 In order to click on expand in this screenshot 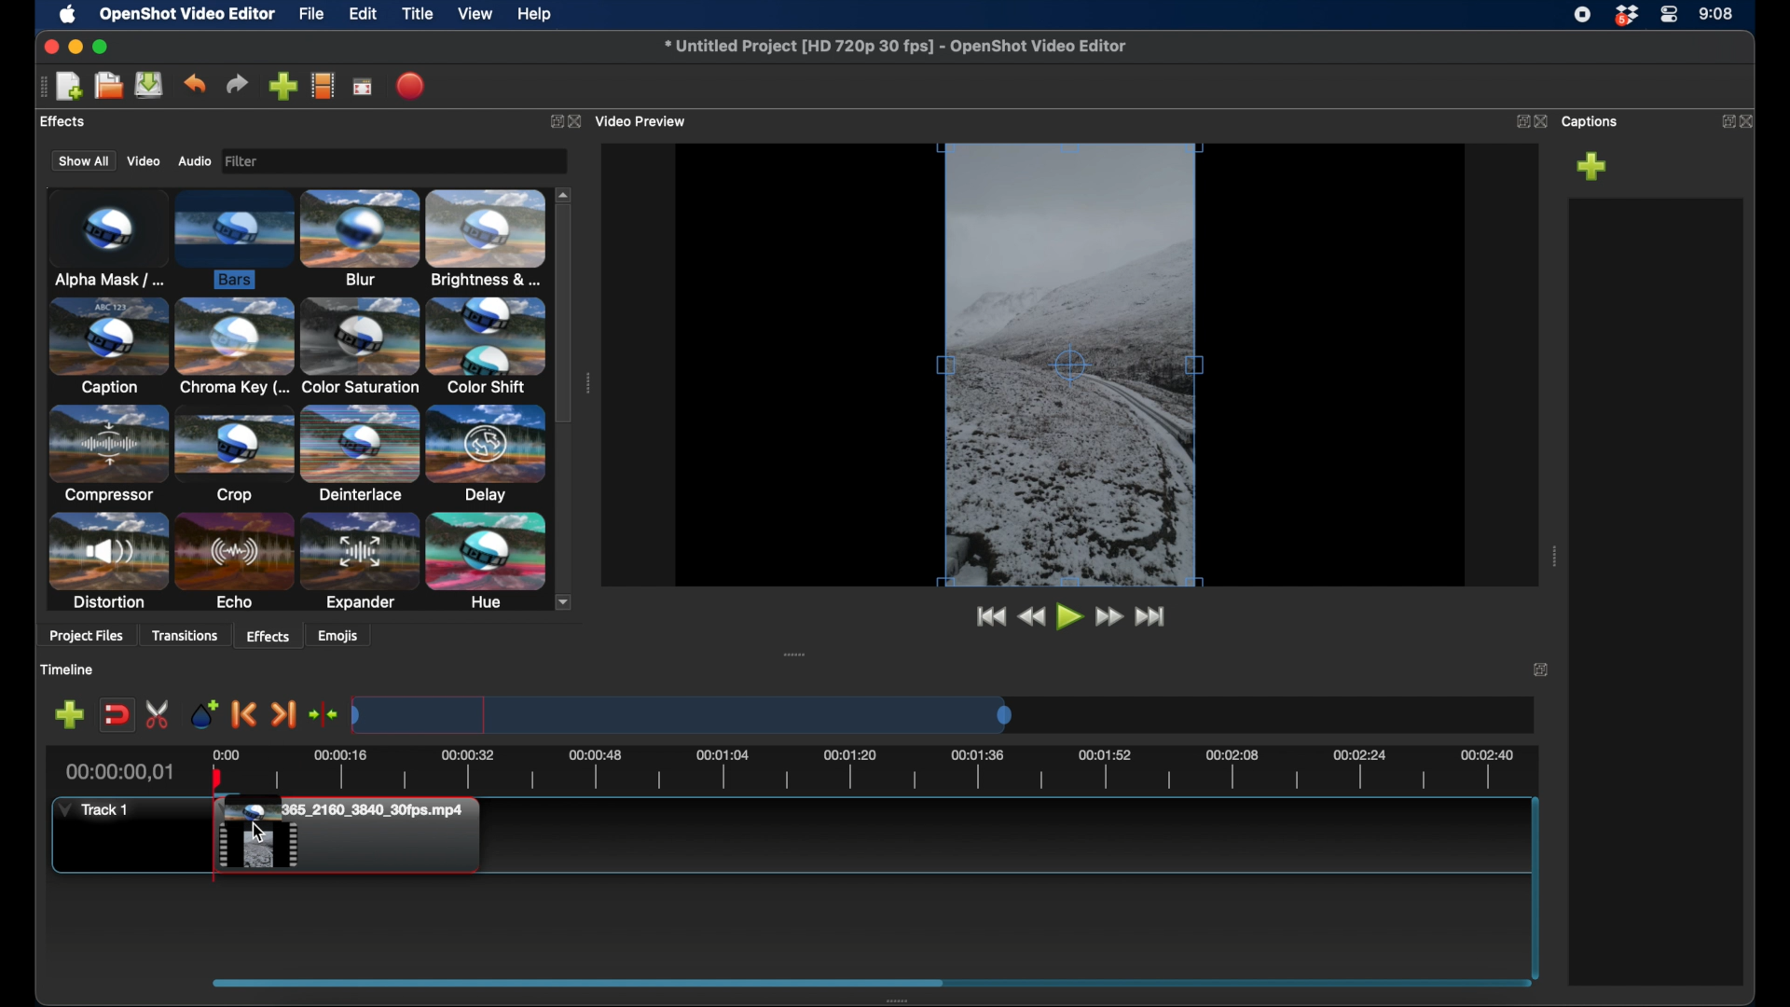, I will do `click(553, 120)`.